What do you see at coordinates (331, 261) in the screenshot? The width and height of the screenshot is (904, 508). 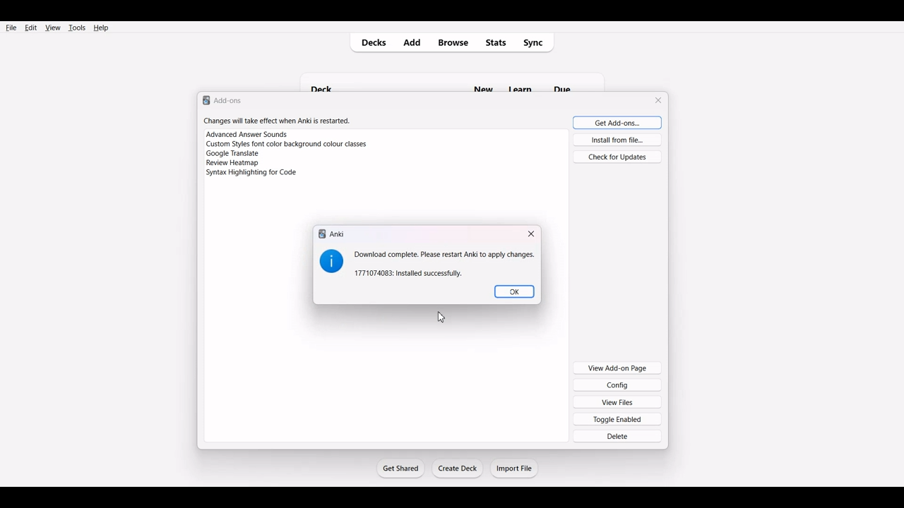 I see `Logo` at bounding box center [331, 261].